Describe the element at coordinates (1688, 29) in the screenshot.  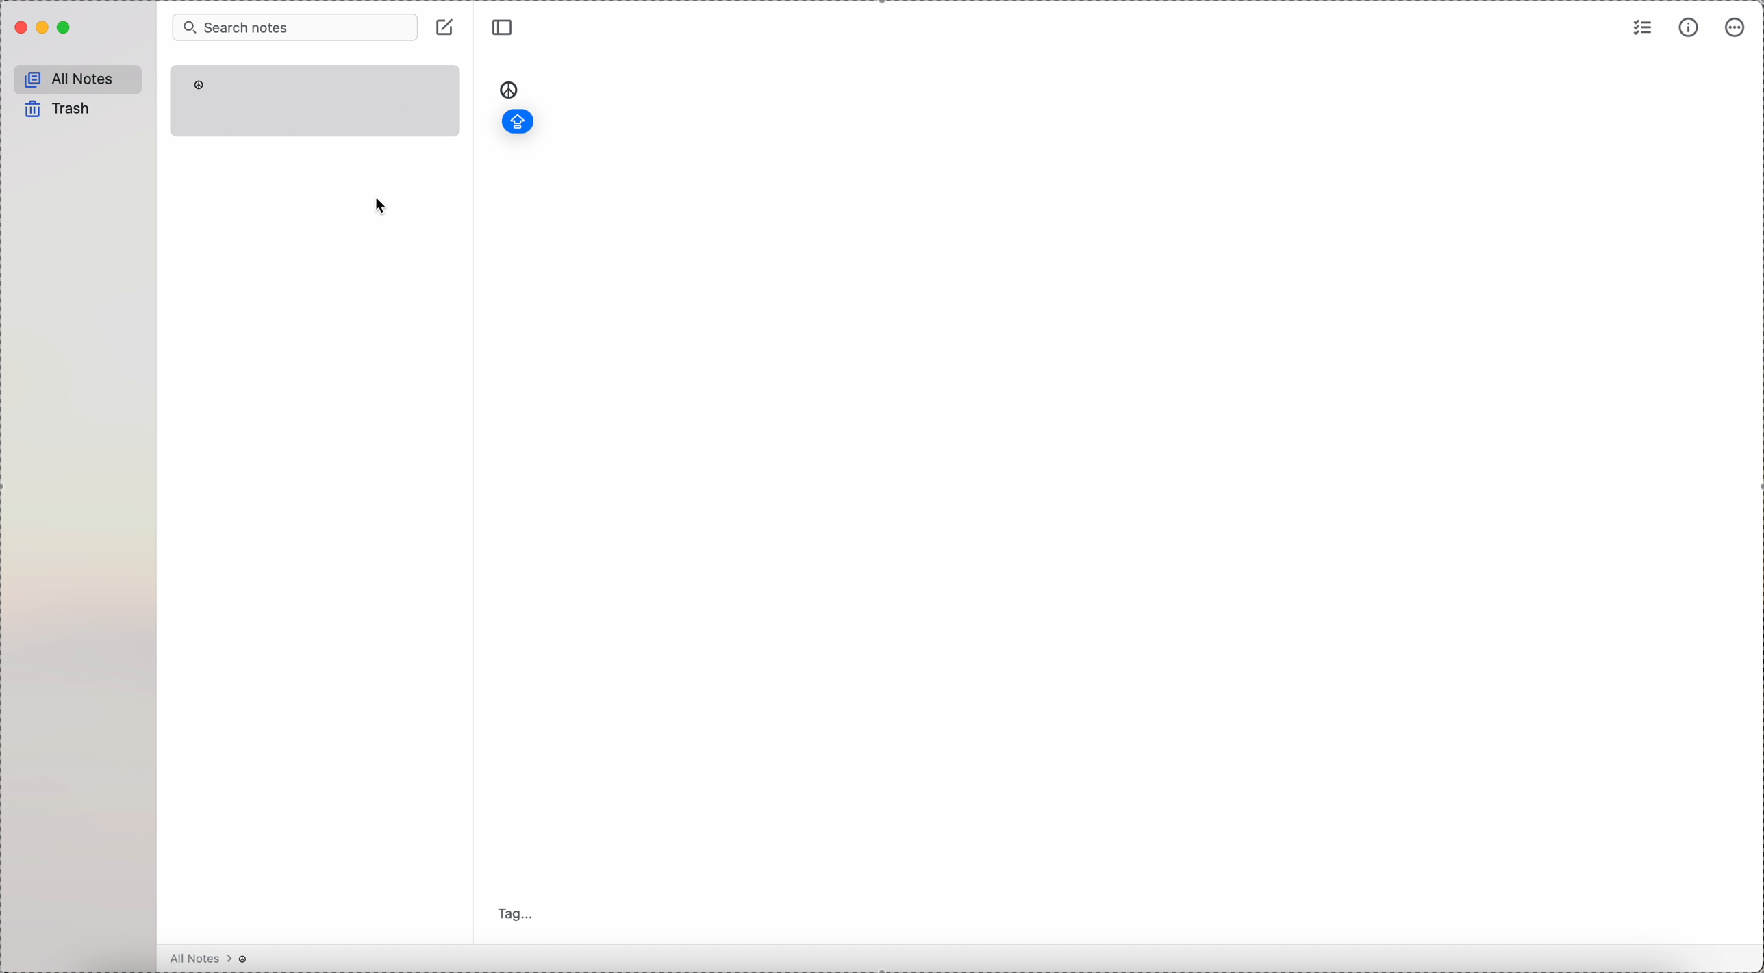
I see `metrics` at that location.